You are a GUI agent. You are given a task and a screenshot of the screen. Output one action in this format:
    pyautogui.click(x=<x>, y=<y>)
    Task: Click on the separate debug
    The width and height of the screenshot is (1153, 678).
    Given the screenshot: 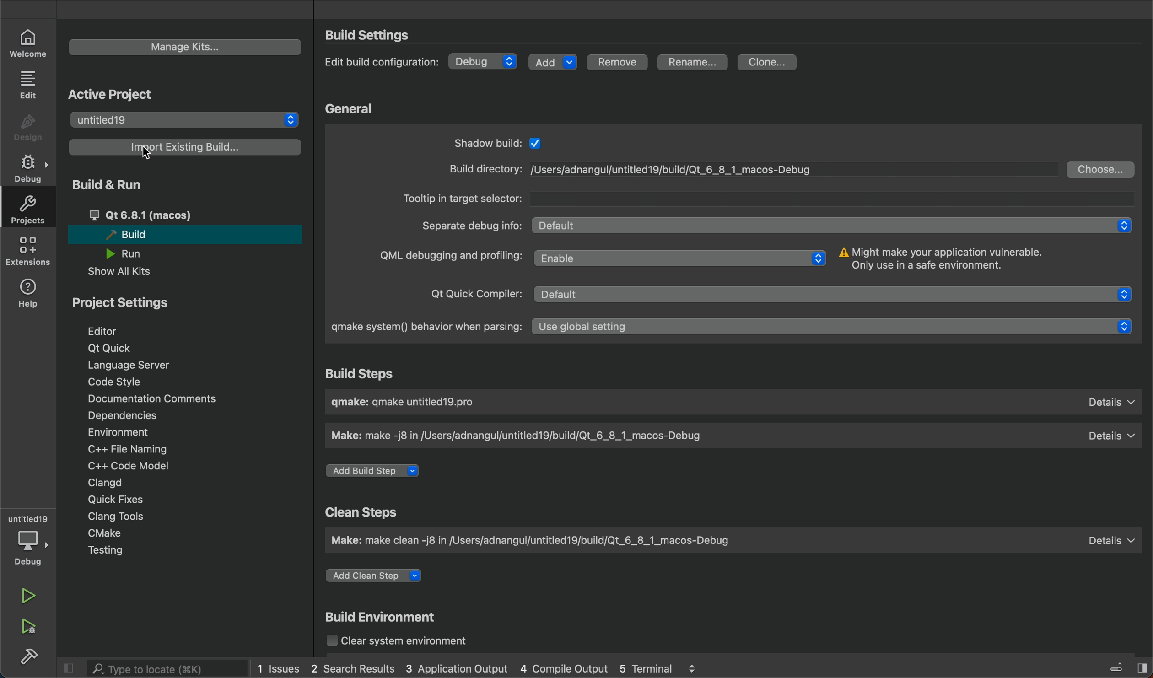 What is the action you would take?
    pyautogui.click(x=774, y=226)
    